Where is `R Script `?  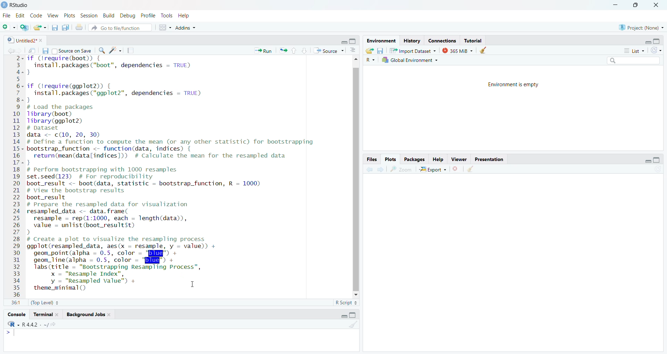
R Script  is located at coordinates (345, 303).